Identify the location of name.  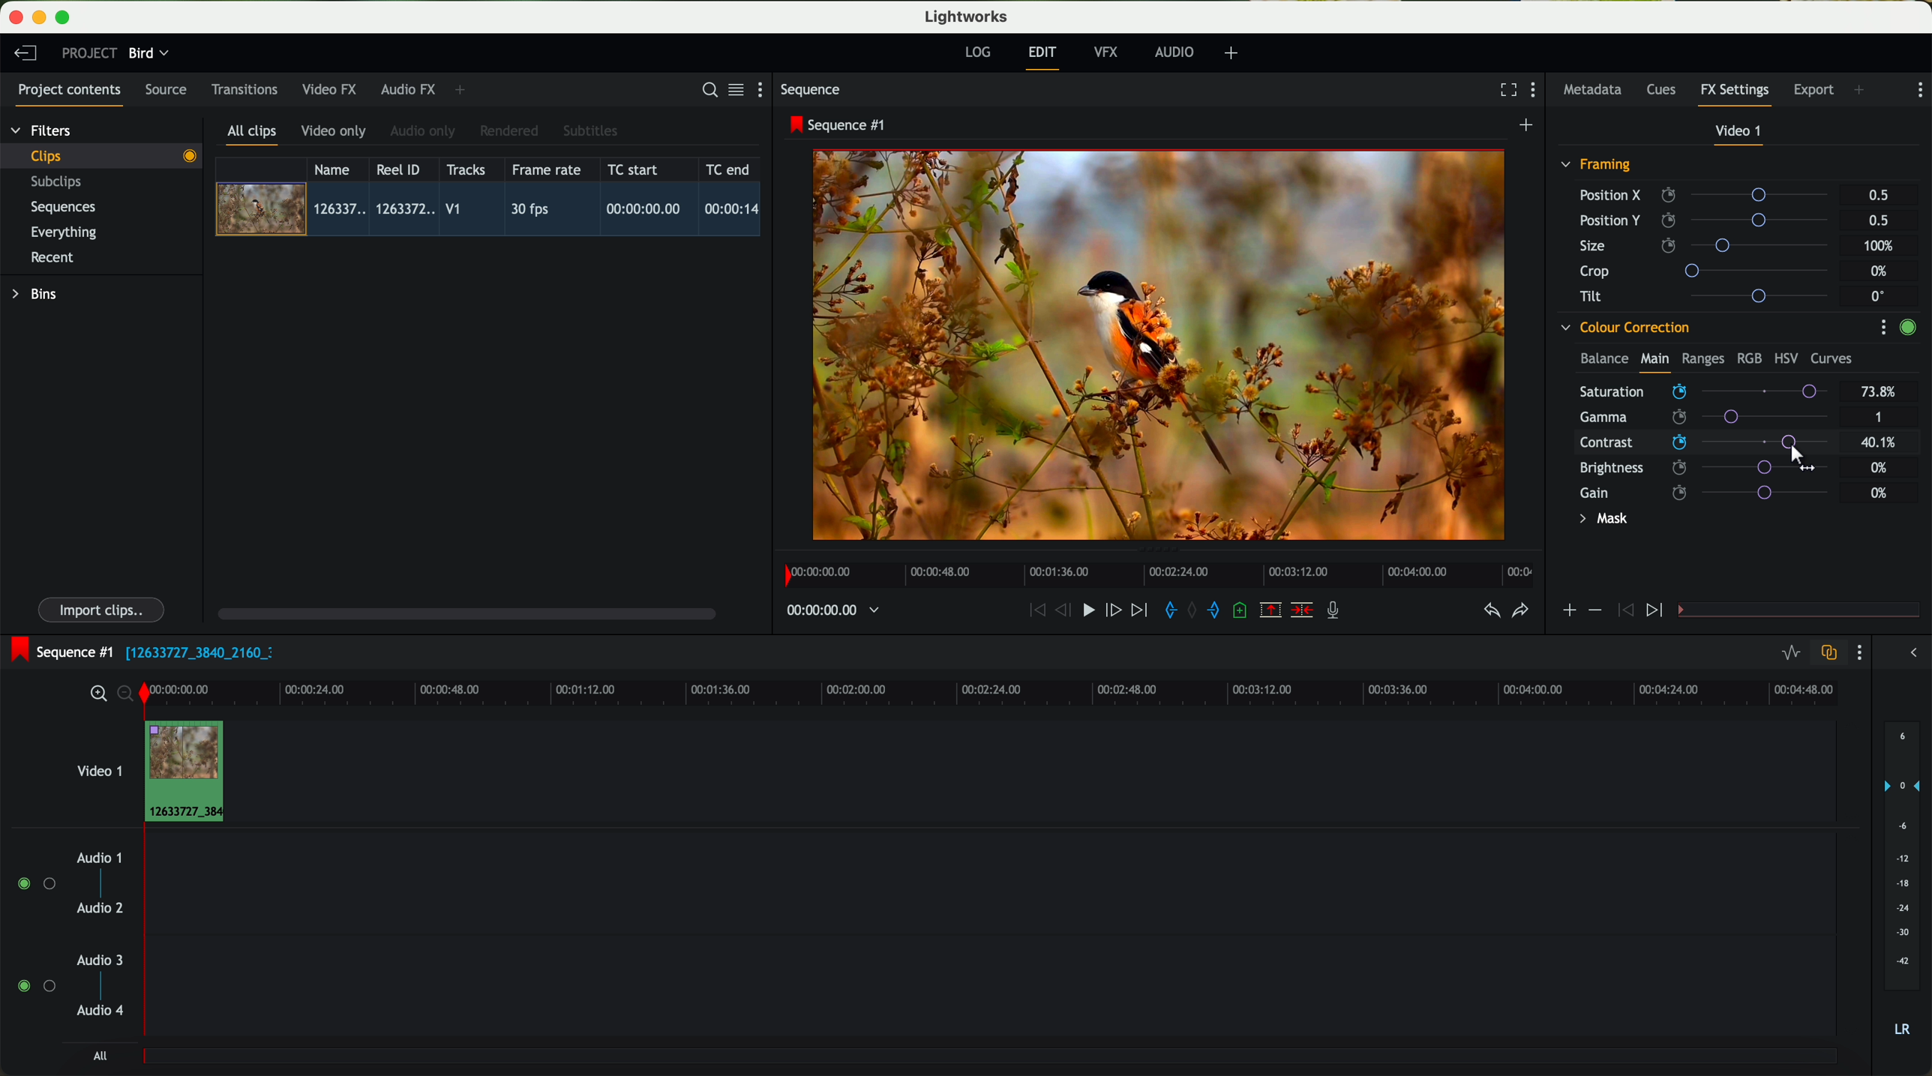
(337, 169).